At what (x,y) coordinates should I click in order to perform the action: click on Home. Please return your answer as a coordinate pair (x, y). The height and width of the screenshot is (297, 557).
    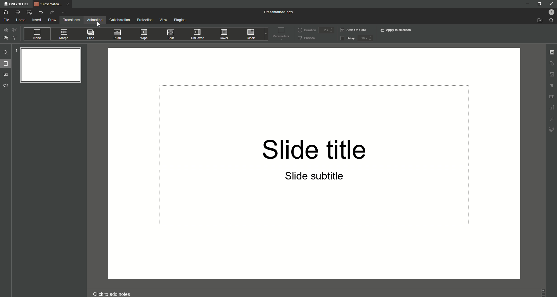
    Looking at the image, I should click on (19, 20).